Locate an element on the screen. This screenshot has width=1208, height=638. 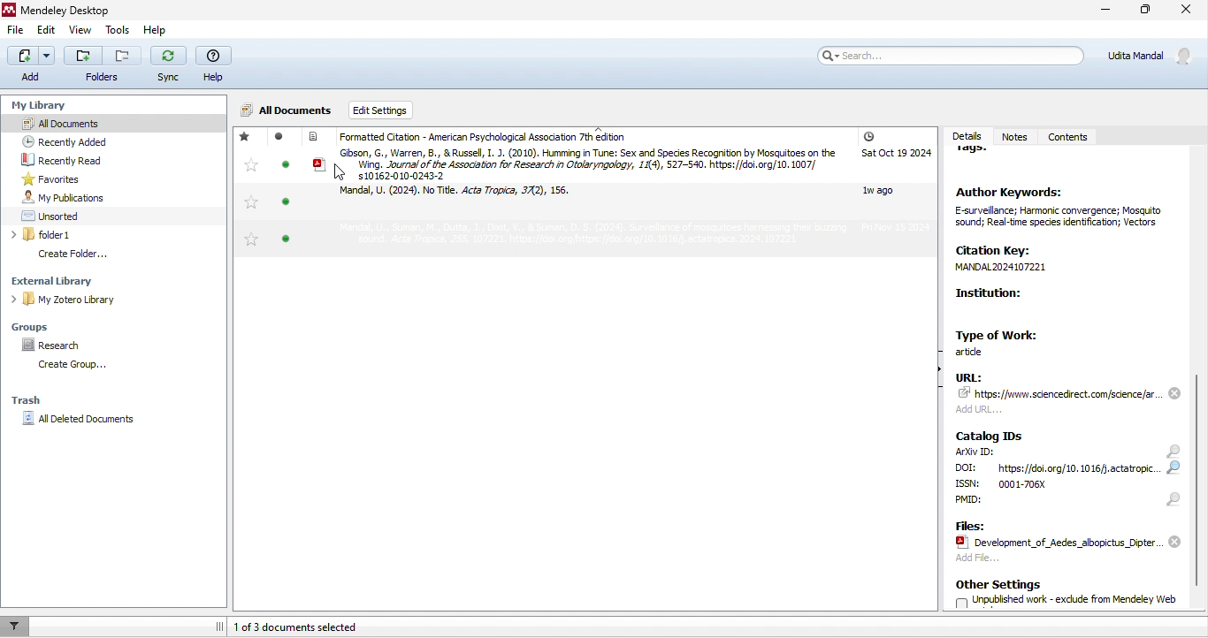
my publication is located at coordinates (83, 197).